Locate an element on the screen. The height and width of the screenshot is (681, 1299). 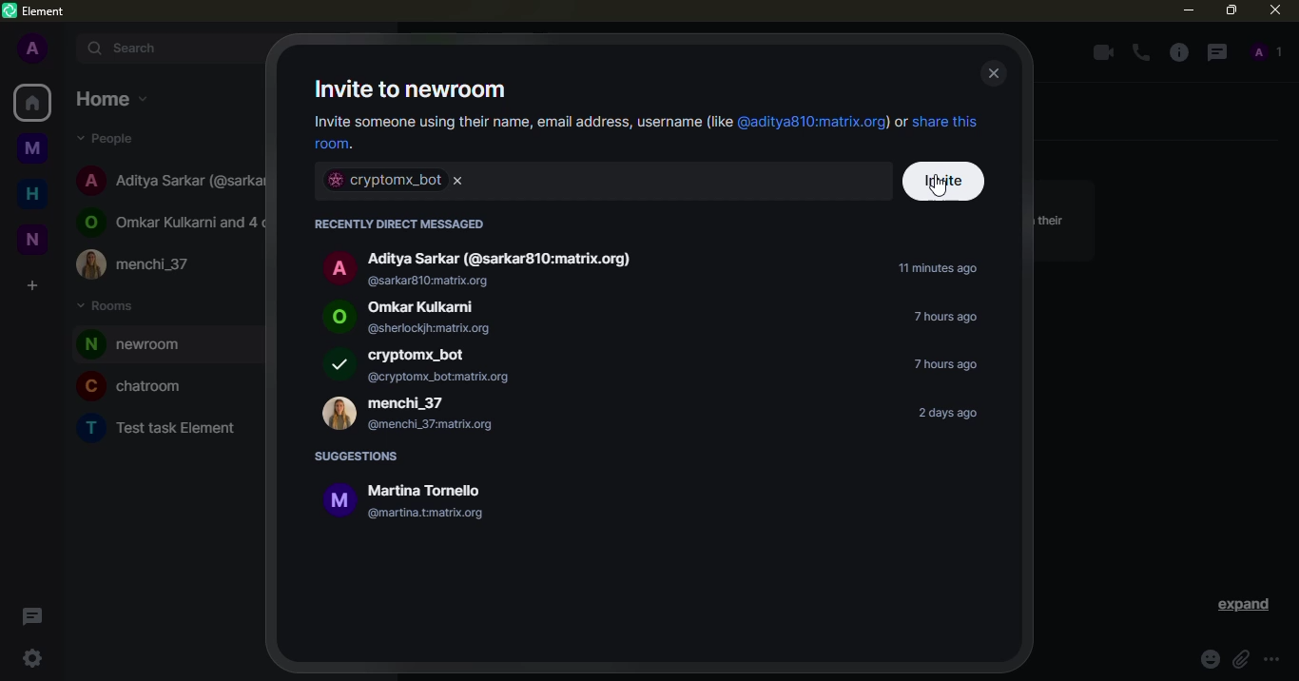
info is located at coordinates (1178, 53).